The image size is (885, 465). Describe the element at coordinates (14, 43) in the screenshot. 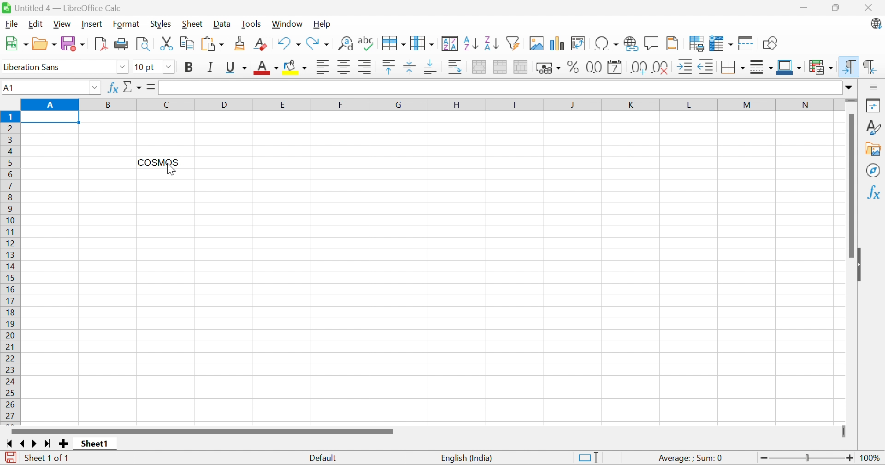

I see `New` at that location.